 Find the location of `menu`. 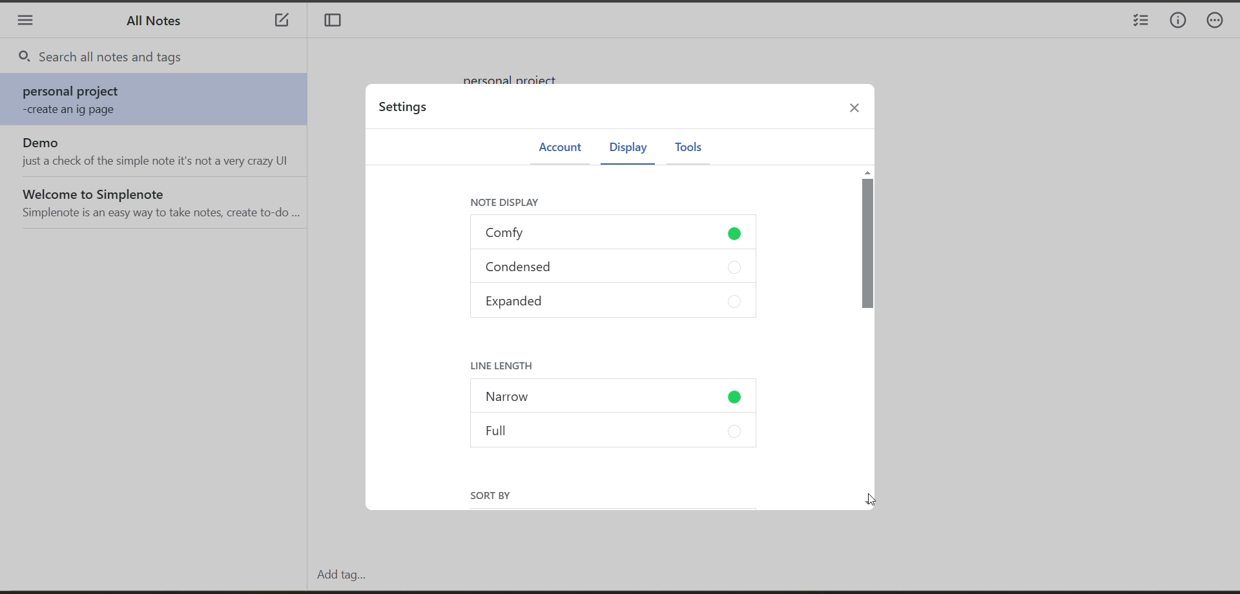

menu is located at coordinates (25, 22).